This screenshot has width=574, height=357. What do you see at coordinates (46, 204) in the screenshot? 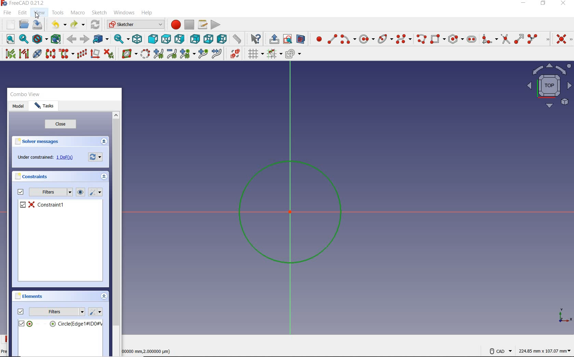
I see `constrain1` at bounding box center [46, 204].